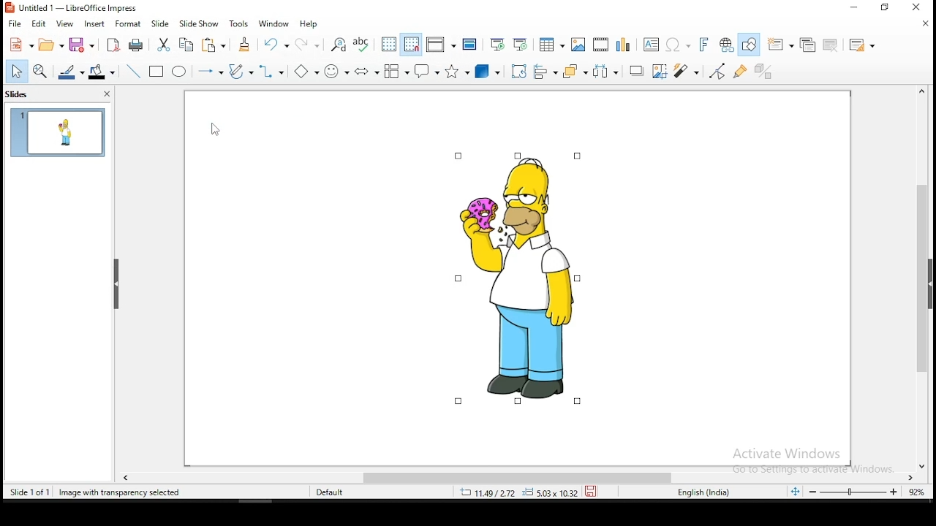 The image size is (936, 526). What do you see at coordinates (578, 45) in the screenshot?
I see `image` at bounding box center [578, 45].